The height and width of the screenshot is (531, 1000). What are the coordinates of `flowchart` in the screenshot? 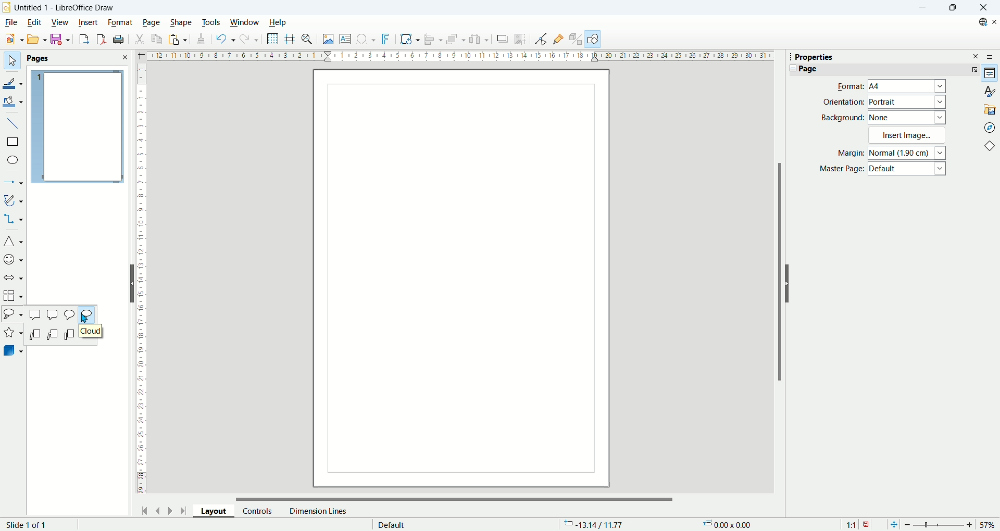 It's located at (13, 296).